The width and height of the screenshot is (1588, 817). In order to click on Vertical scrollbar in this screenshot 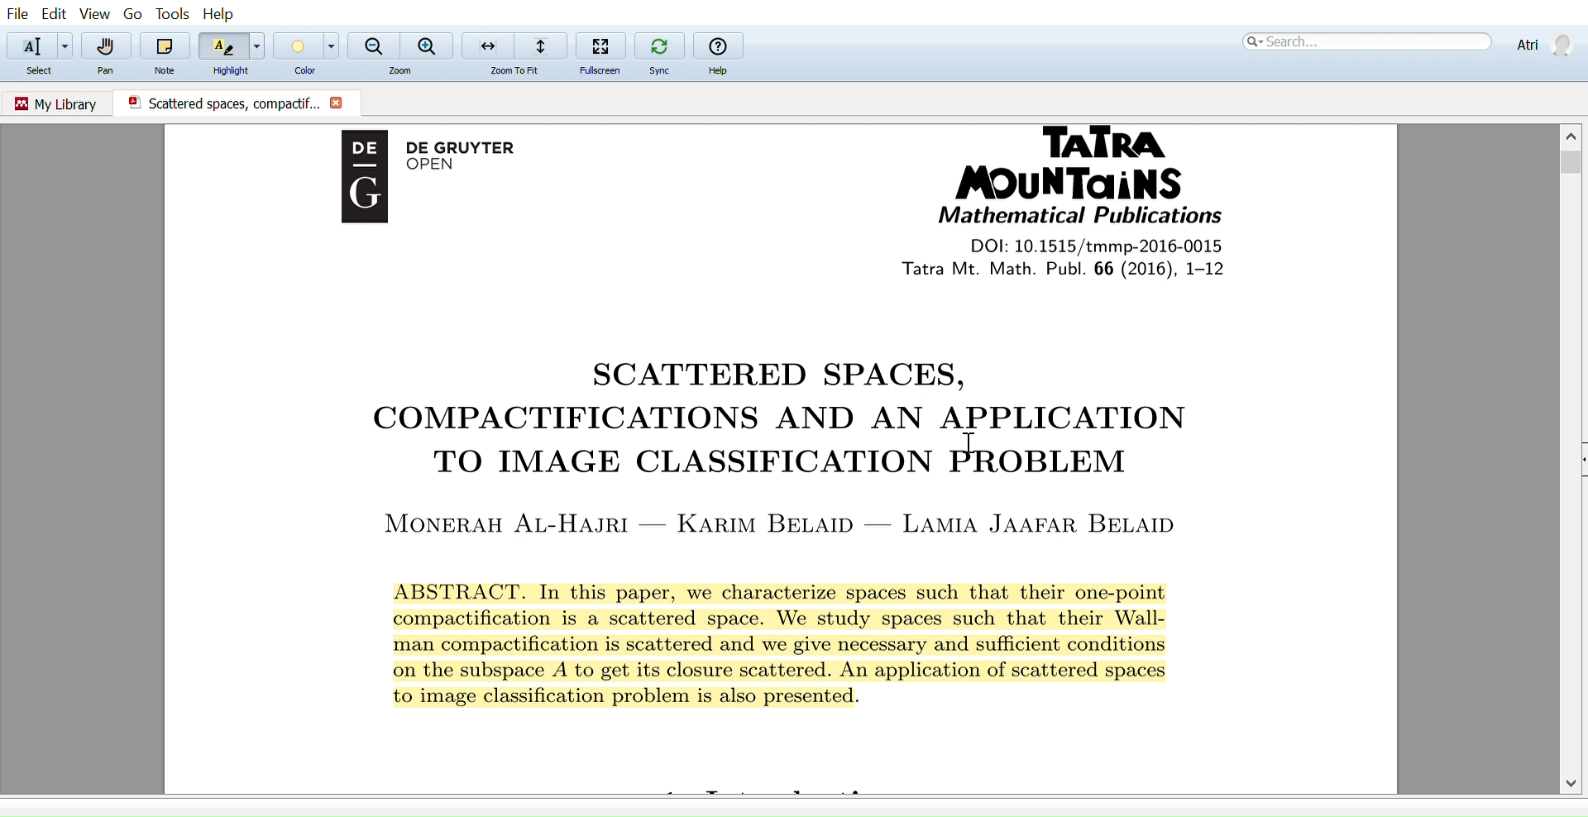, I will do `click(1573, 165)`.